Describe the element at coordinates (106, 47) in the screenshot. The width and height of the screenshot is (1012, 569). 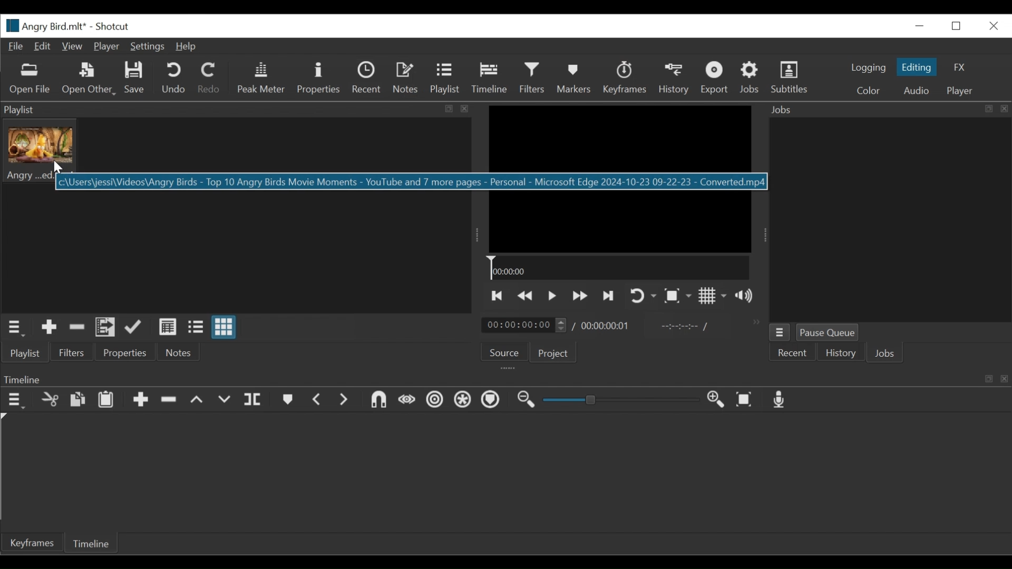
I see `Player` at that location.